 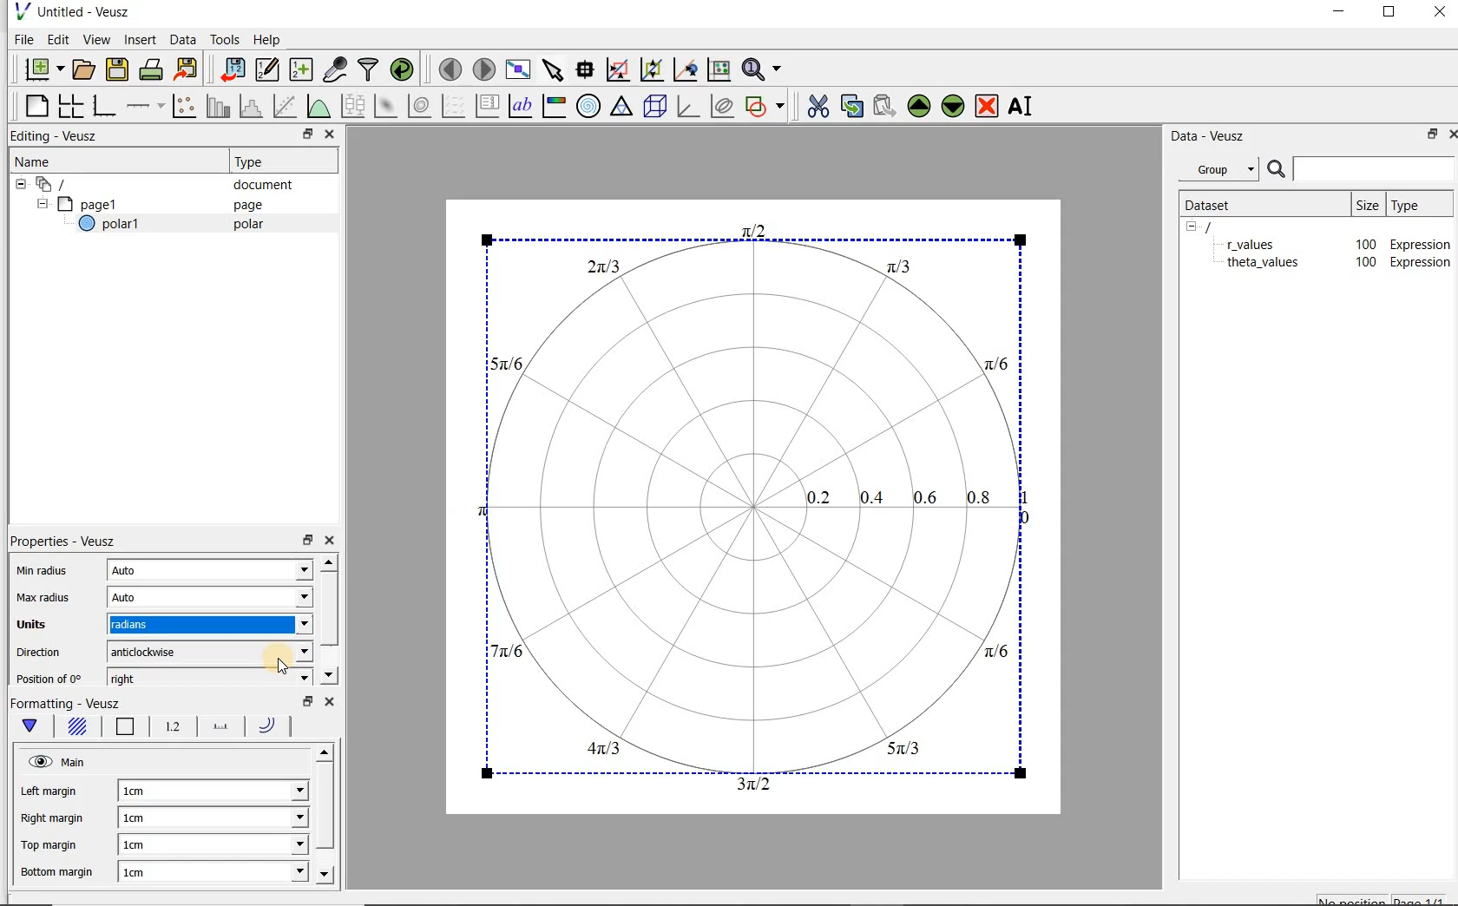 What do you see at coordinates (763, 65) in the screenshot?
I see `Zoom functions menu` at bounding box center [763, 65].